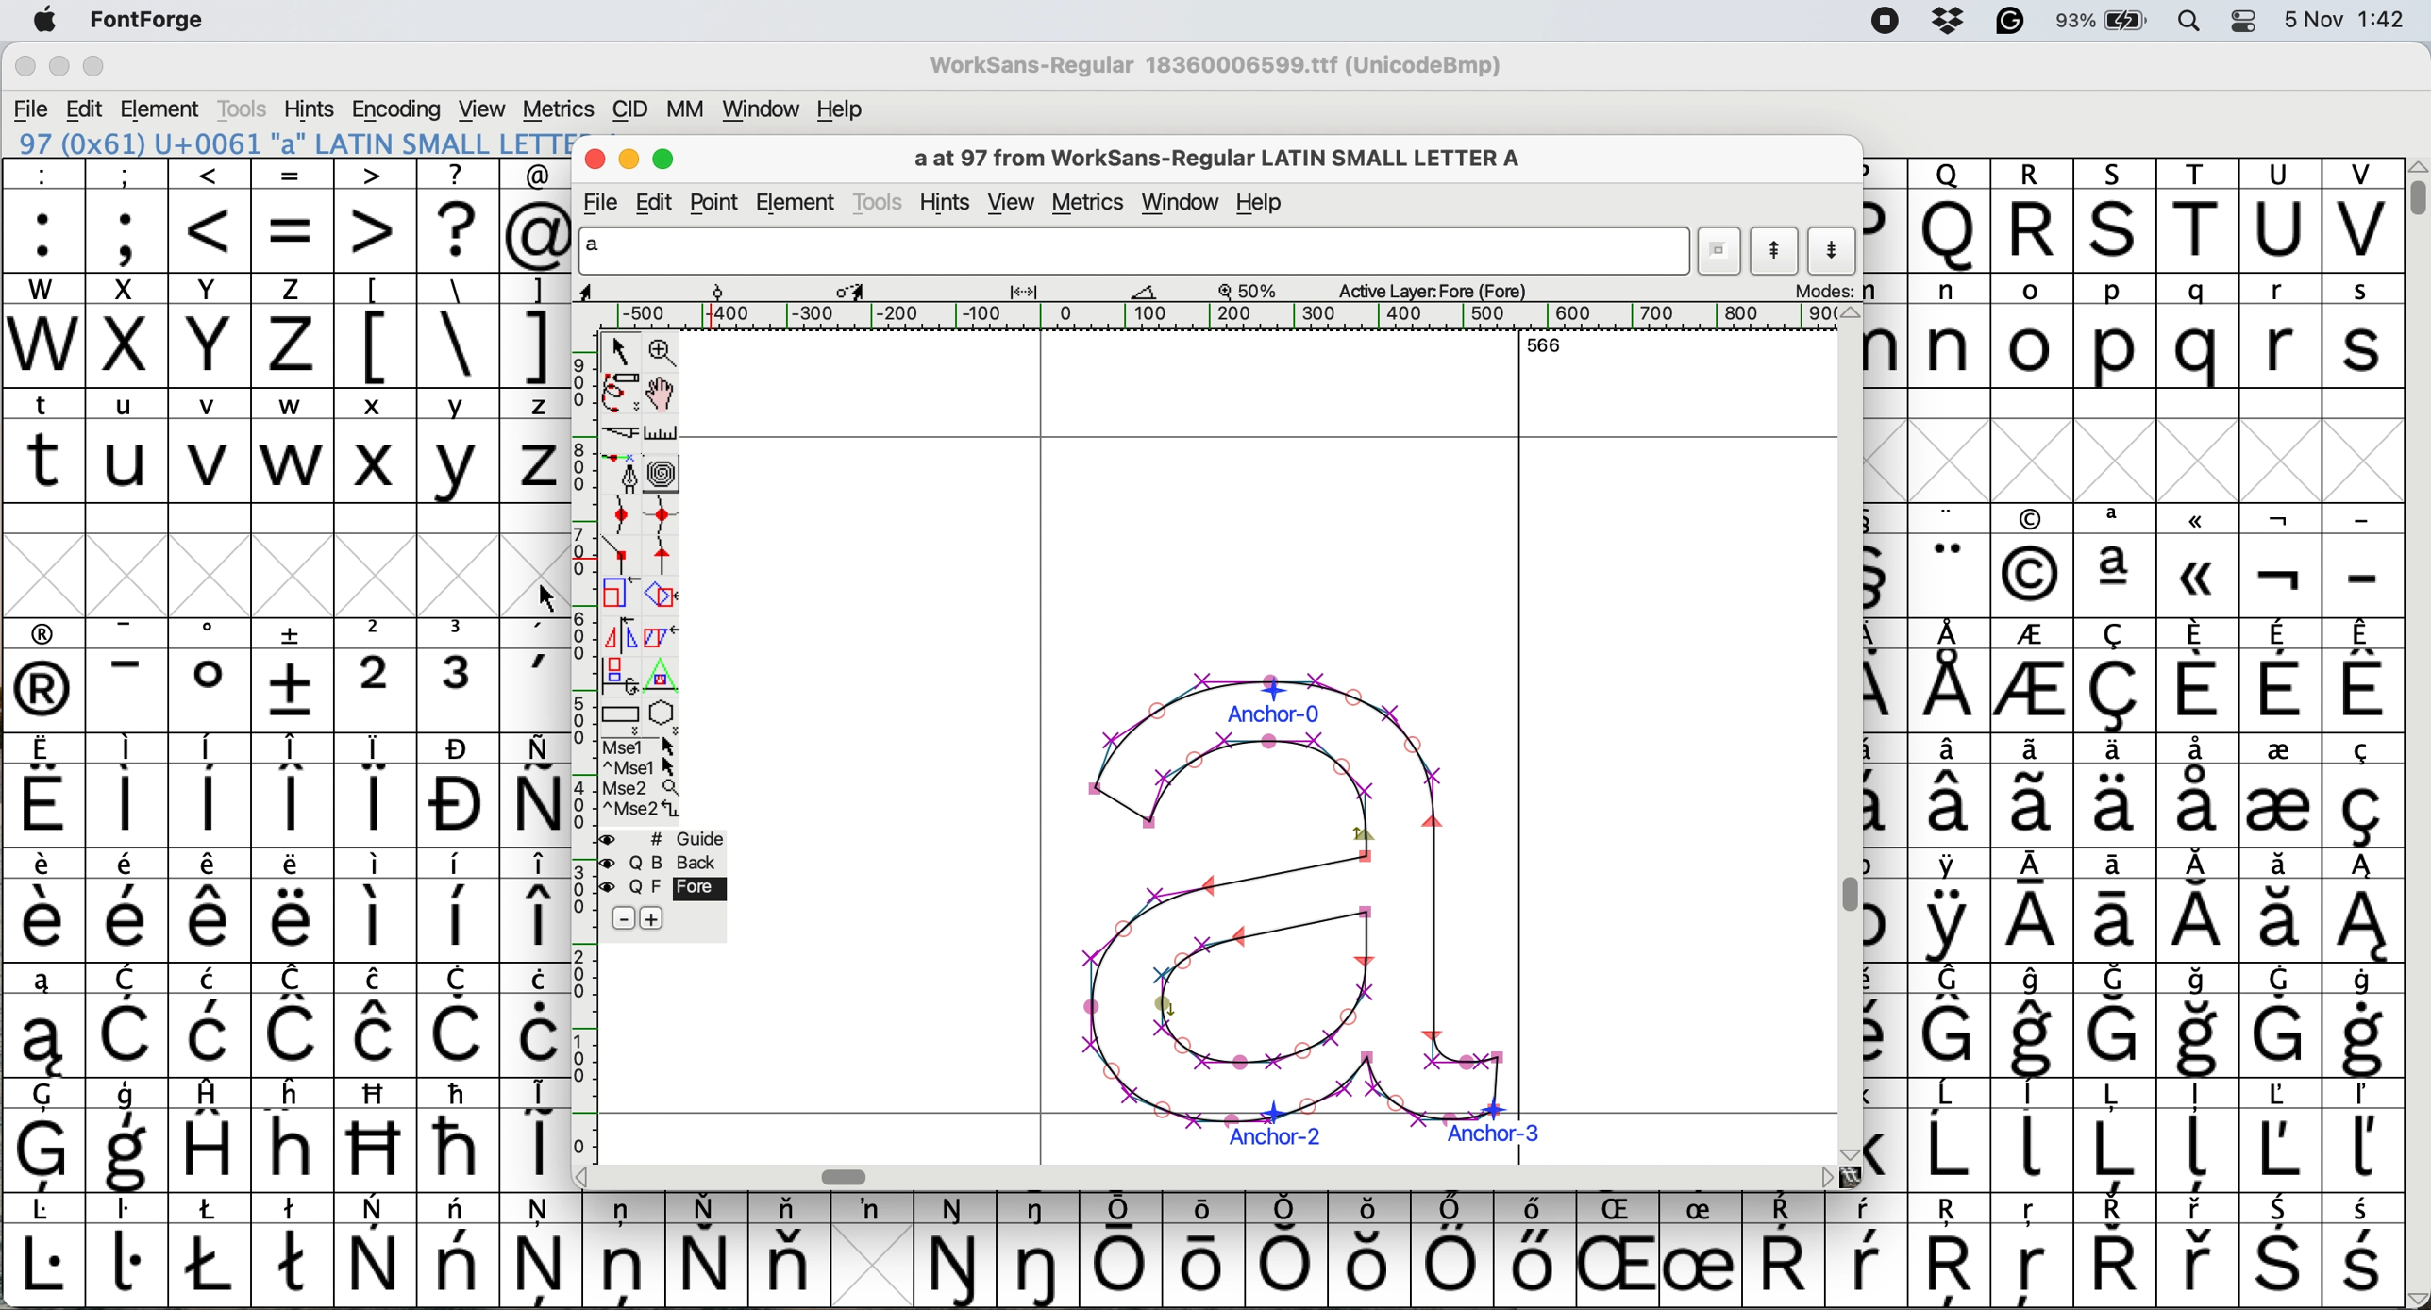 The image size is (2431, 1310). Describe the element at coordinates (128, 1137) in the screenshot. I see `symbol` at that location.